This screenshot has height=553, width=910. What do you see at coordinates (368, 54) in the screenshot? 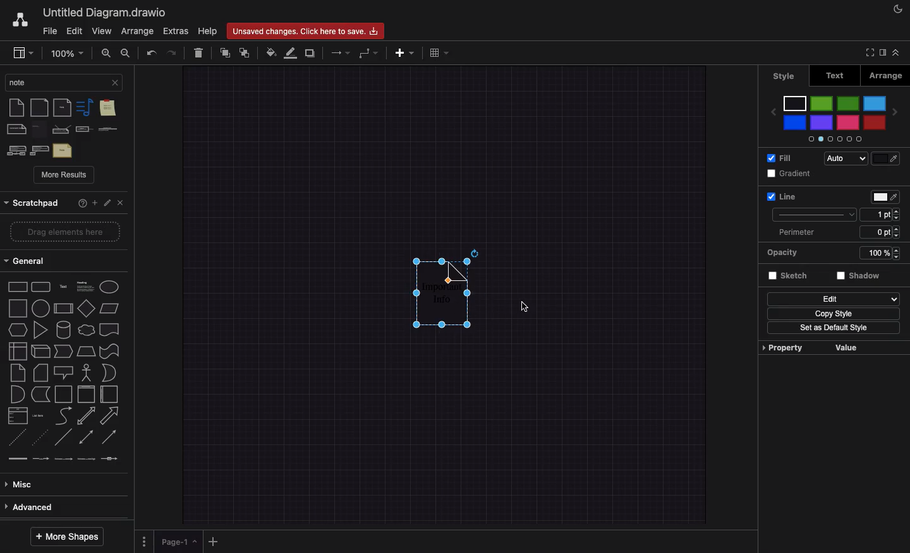
I see `Waypoint` at bounding box center [368, 54].